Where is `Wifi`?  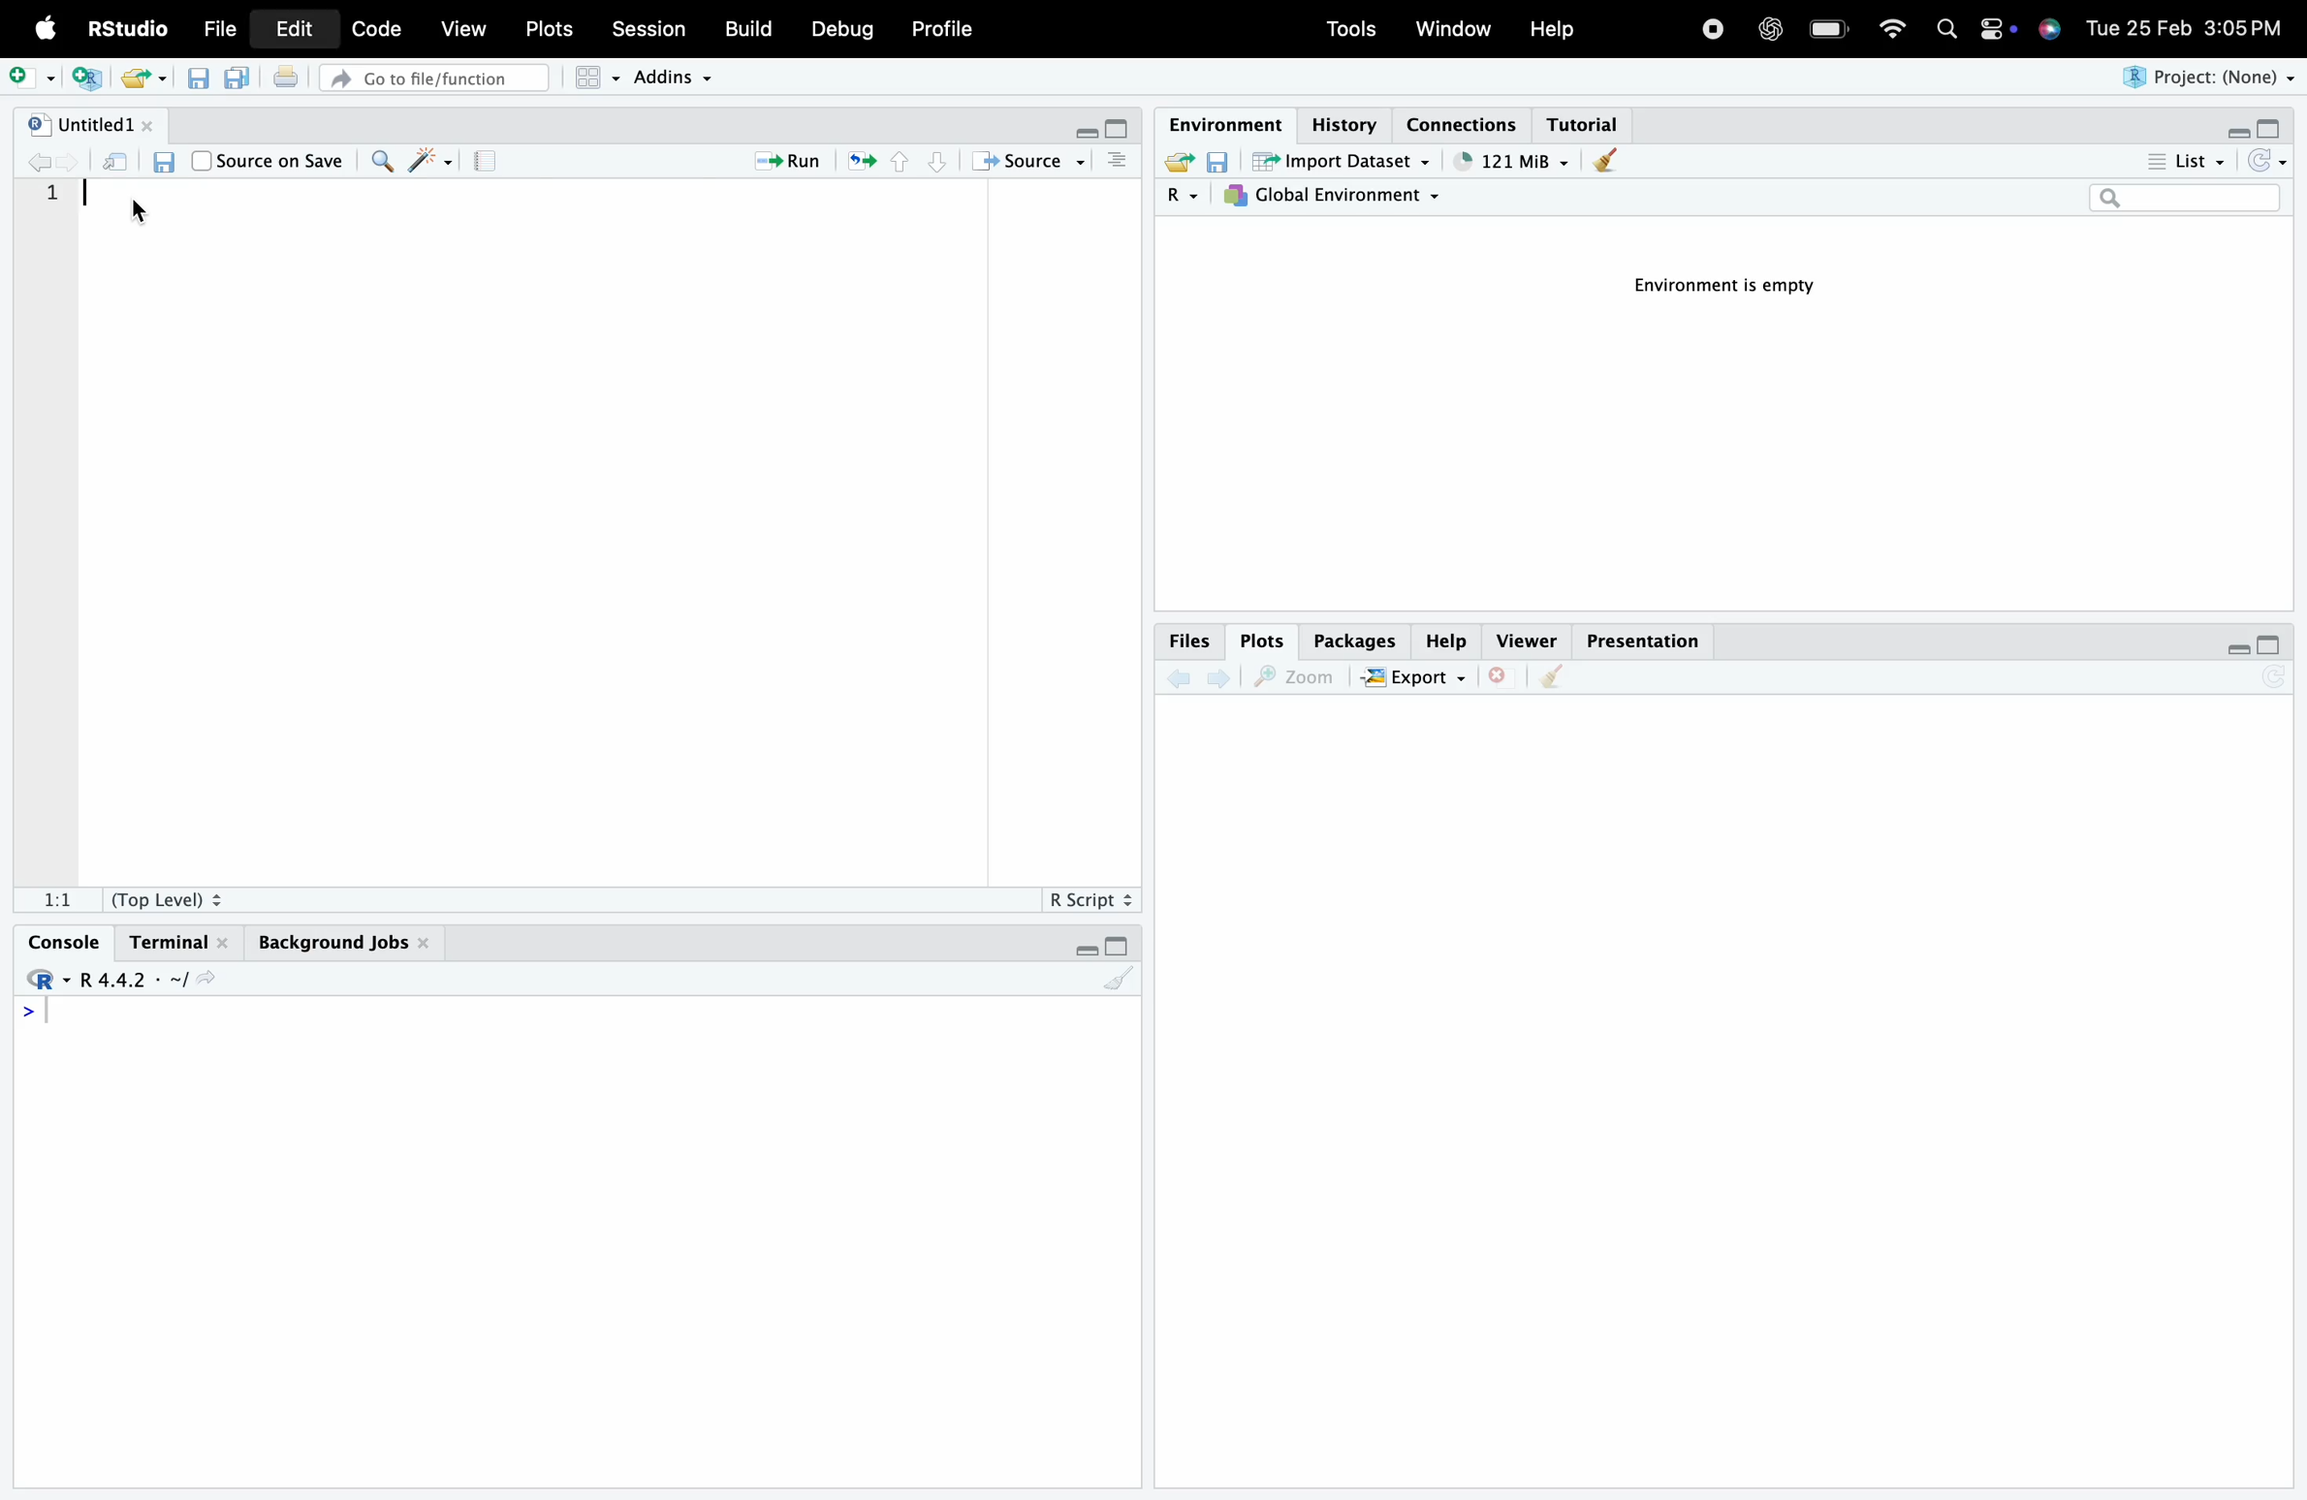
Wifi is located at coordinates (1890, 27).